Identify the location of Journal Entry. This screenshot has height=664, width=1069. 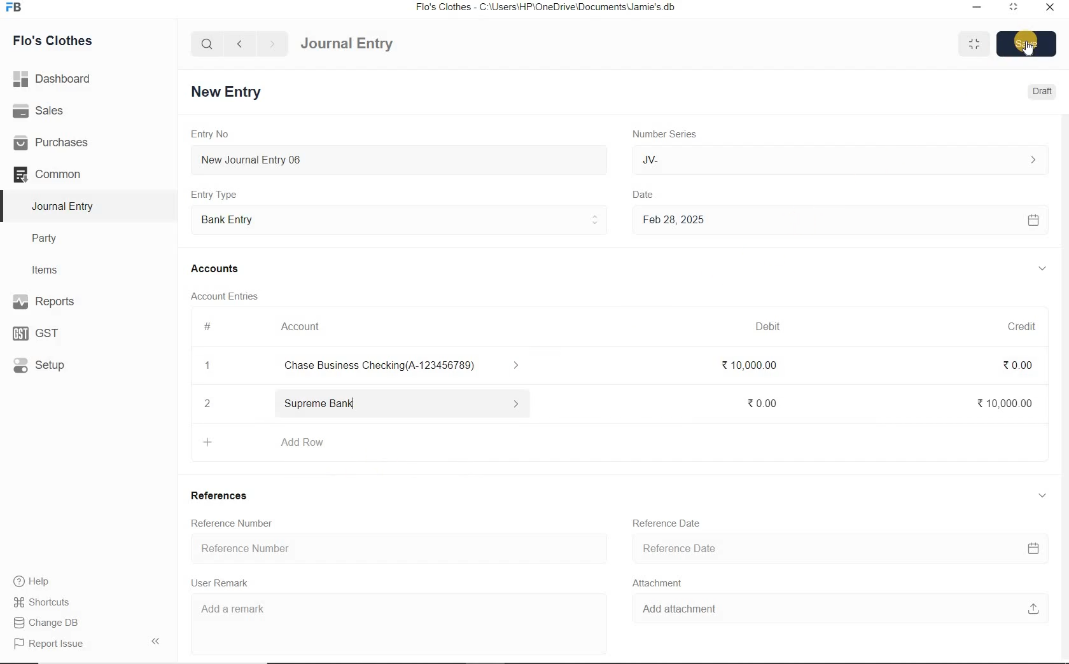
(64, 206).